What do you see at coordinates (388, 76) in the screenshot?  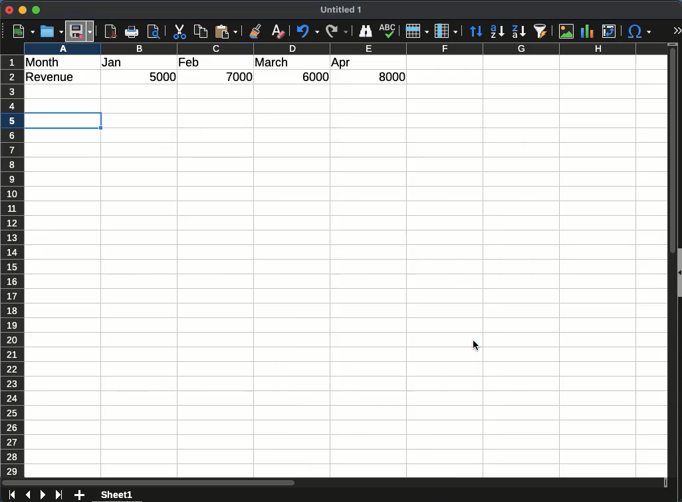 I see `8000` at bounding box center [388, 76].